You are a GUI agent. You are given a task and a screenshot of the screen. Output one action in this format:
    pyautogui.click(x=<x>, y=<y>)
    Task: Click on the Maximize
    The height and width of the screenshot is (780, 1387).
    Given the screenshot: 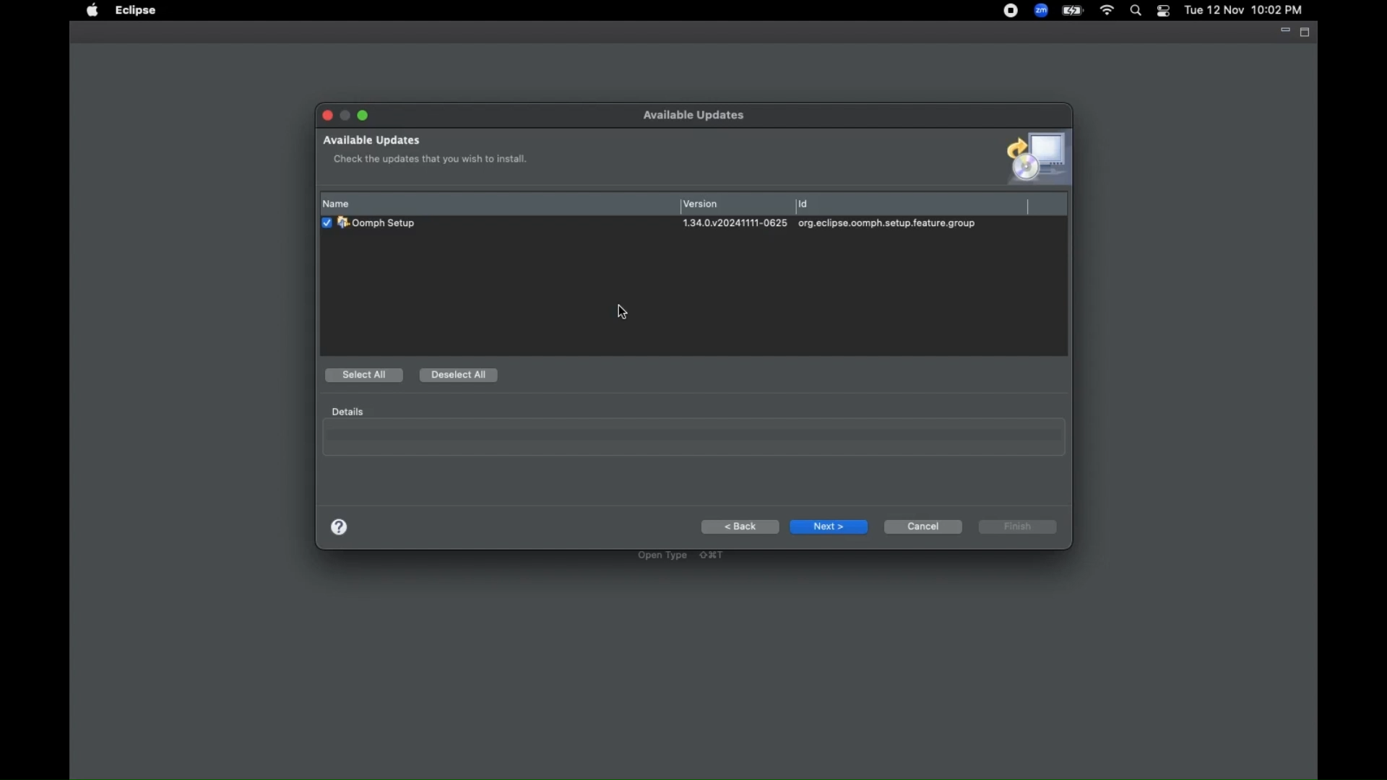 What is the action you would take?
    pyautogui.click(x=362, y=116)
    